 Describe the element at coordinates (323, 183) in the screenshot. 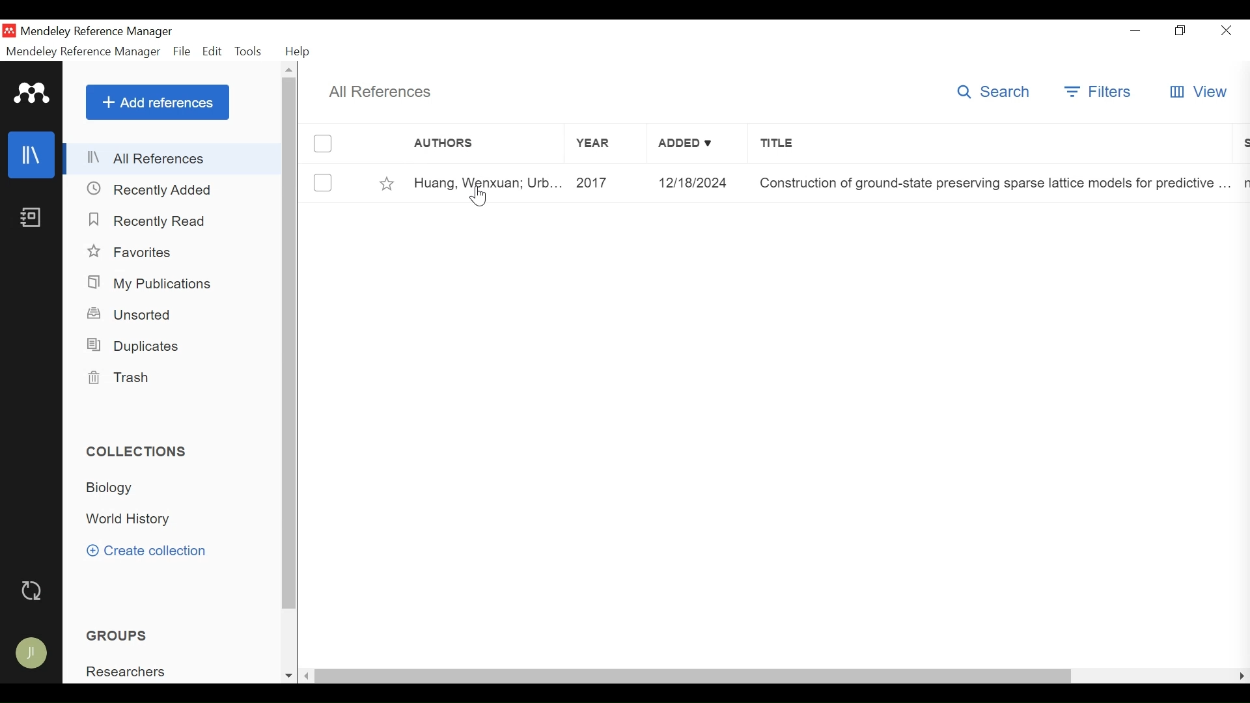

I see `(un)select` at that location.